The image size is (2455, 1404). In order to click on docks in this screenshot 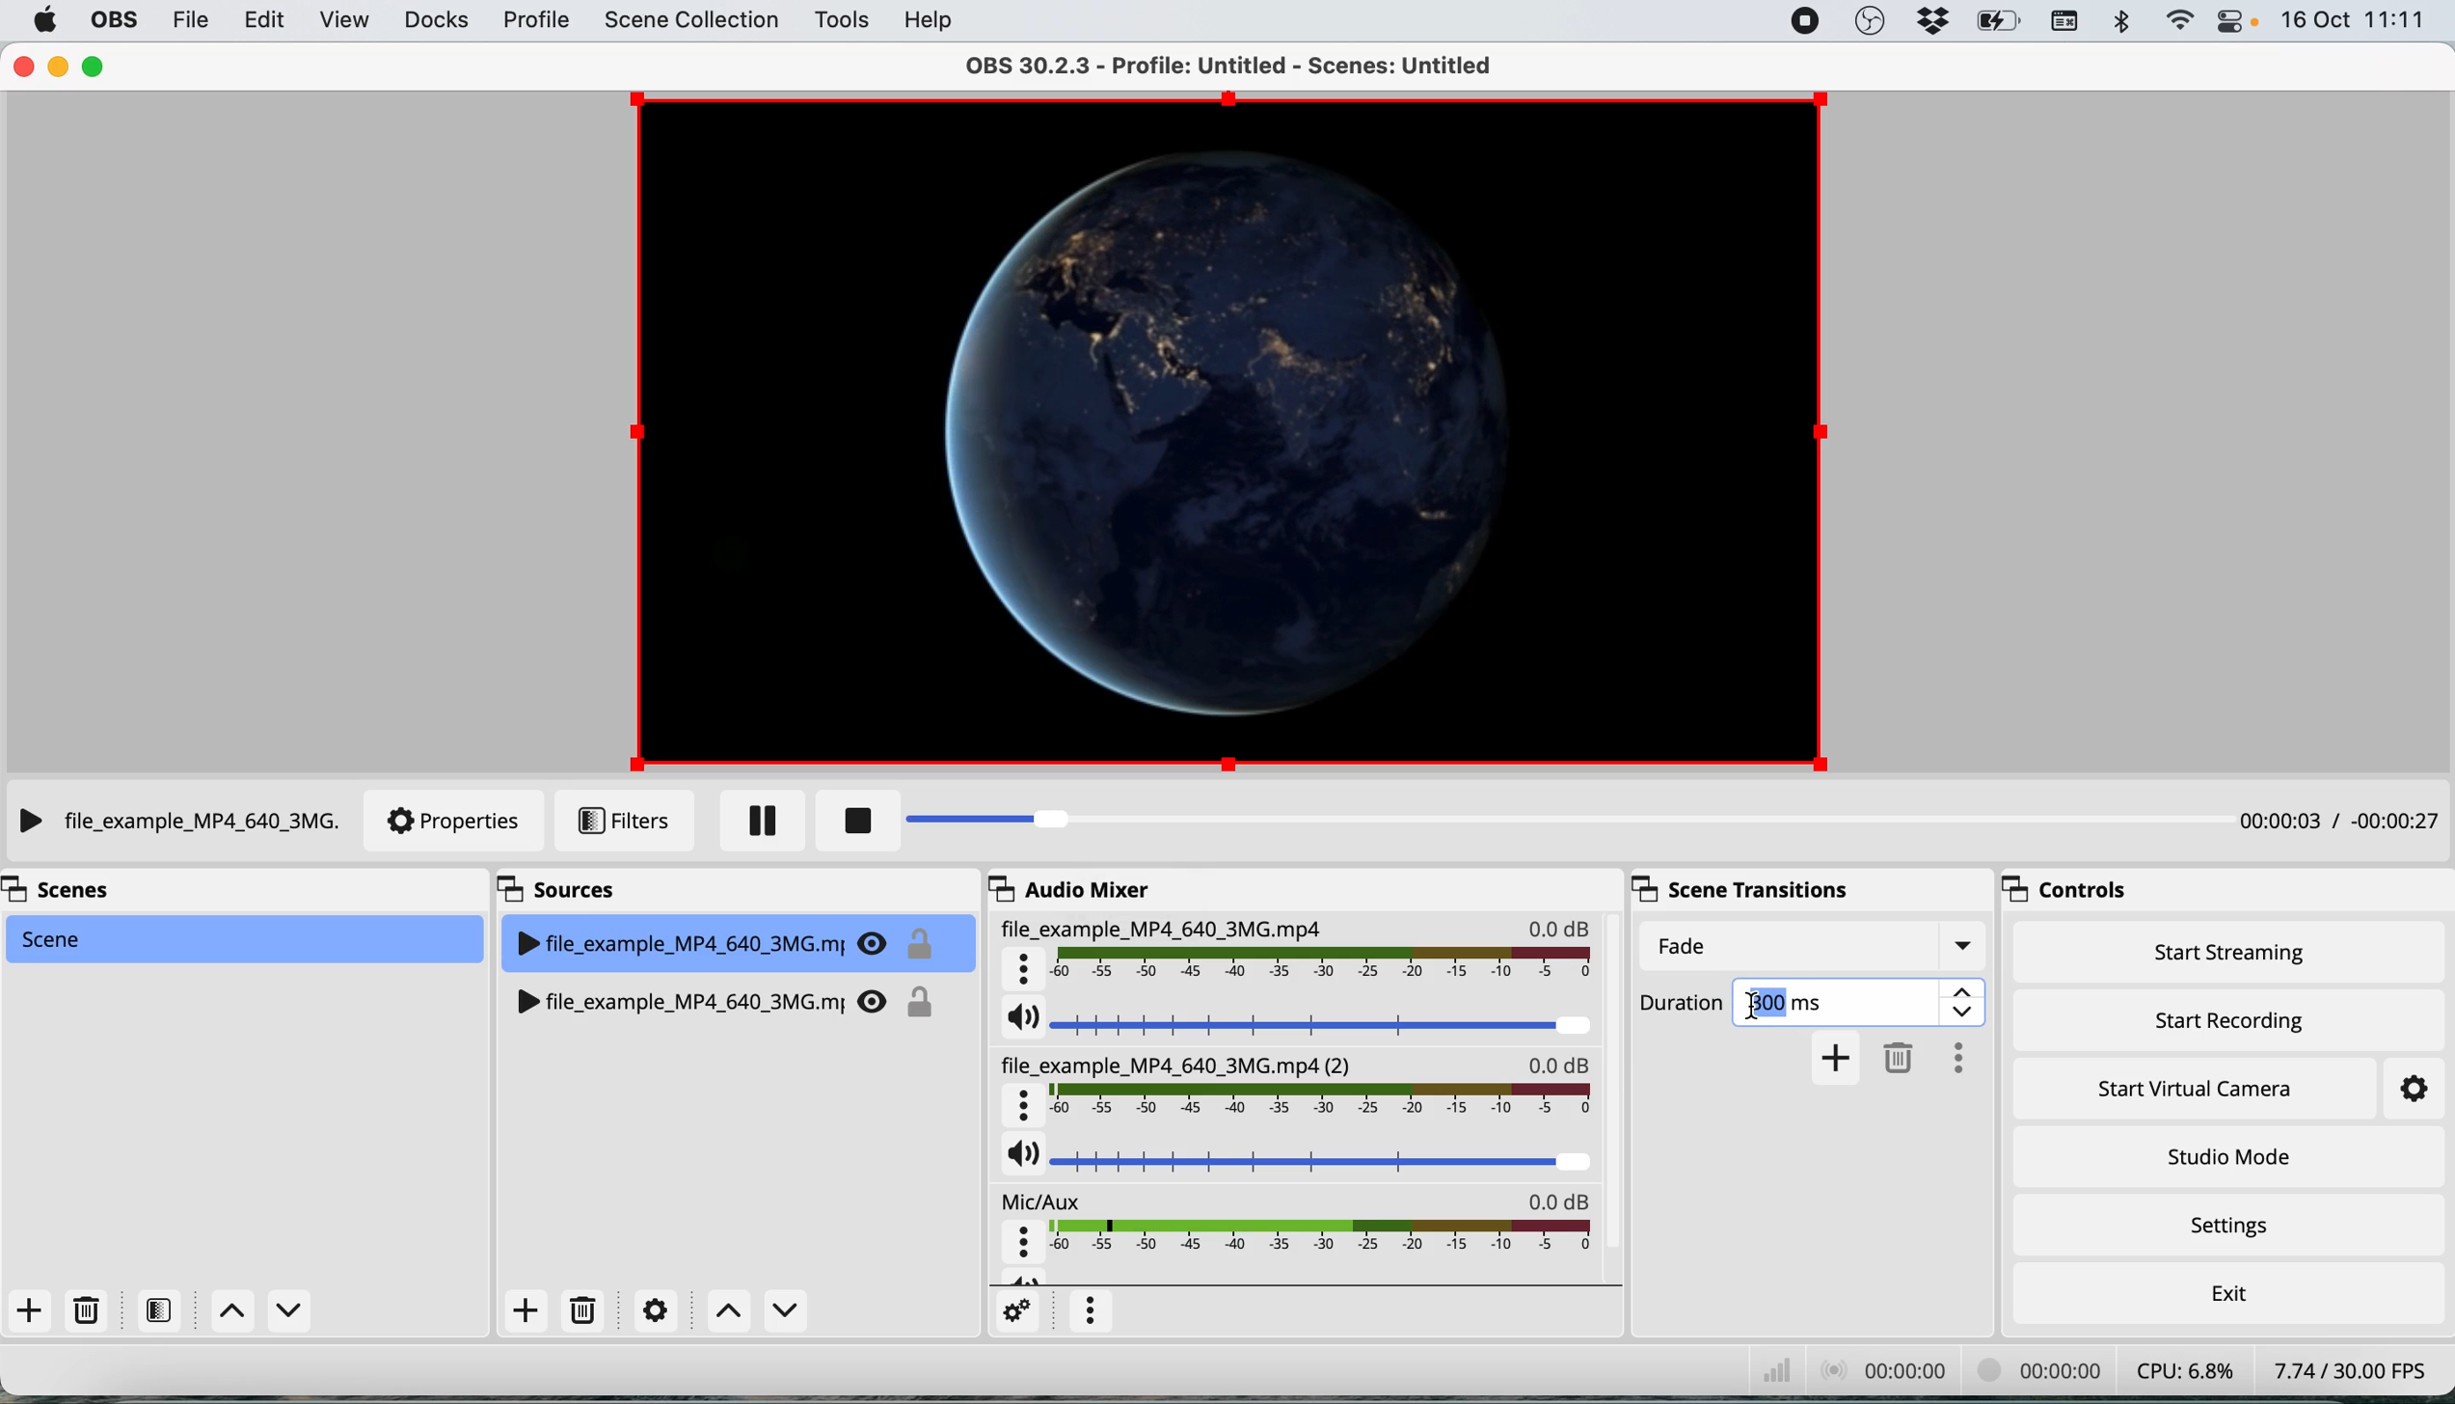, I will do `click(436, 23)`.